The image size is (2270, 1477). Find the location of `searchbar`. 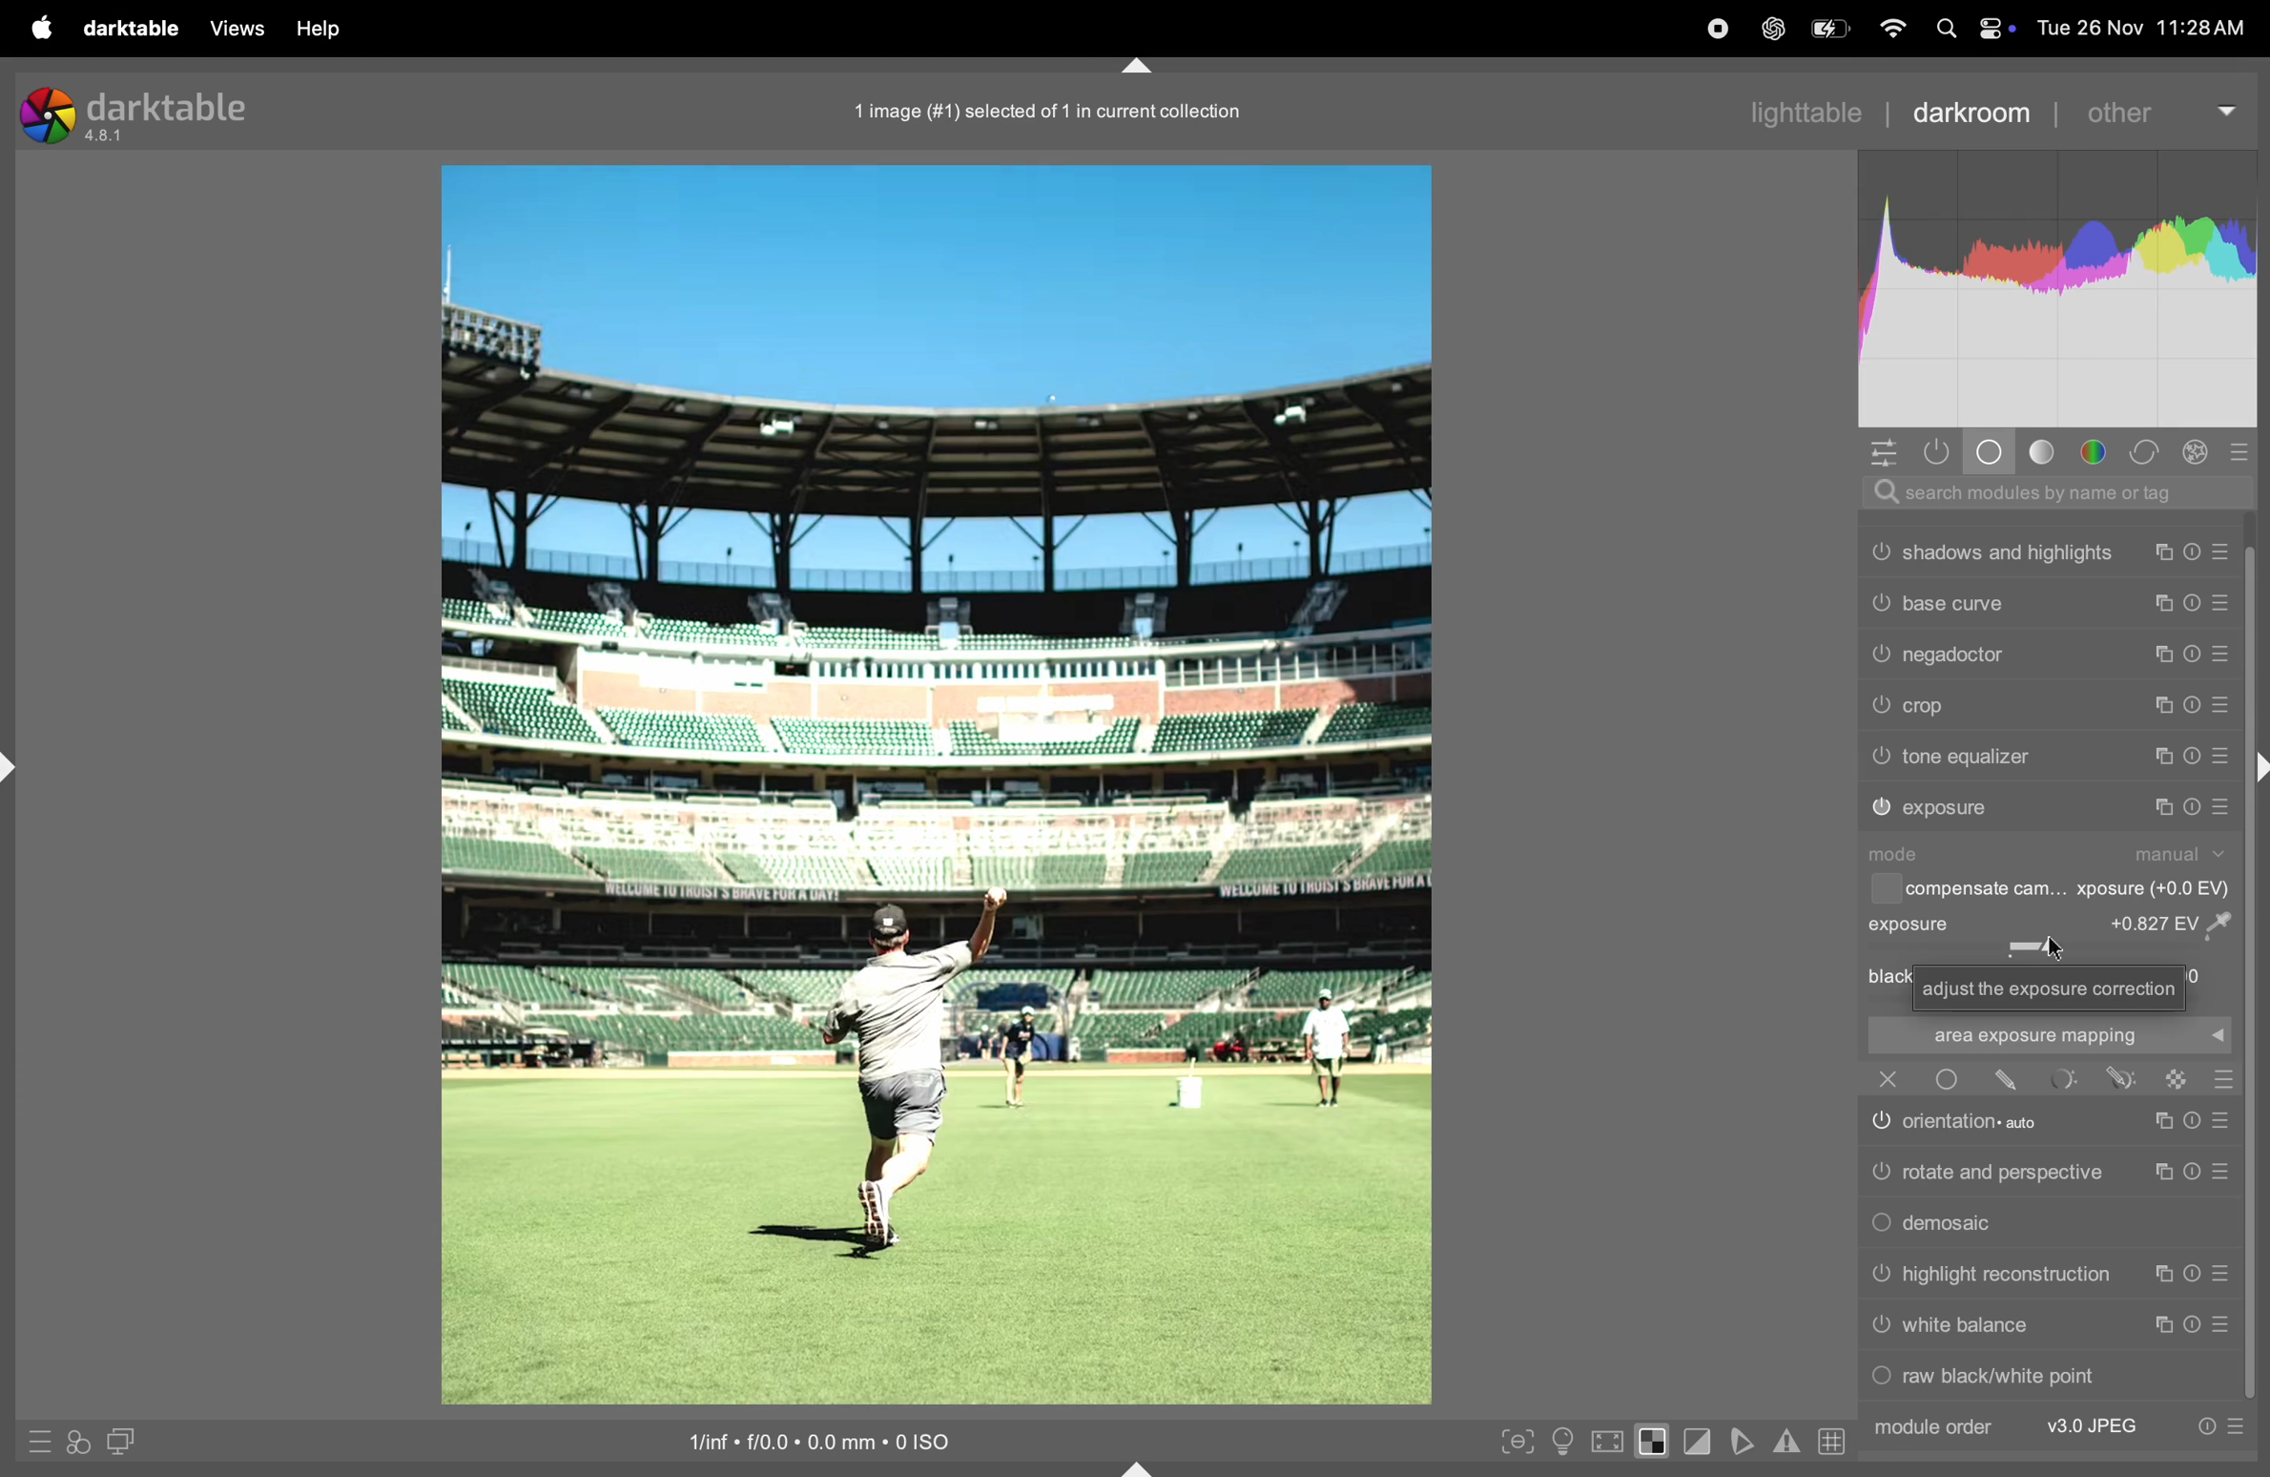

searchbar is located at coordinates (2048, 492).